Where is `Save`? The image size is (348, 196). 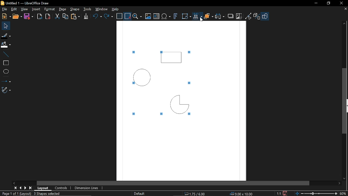
Save is located at coordinates (29, 16).